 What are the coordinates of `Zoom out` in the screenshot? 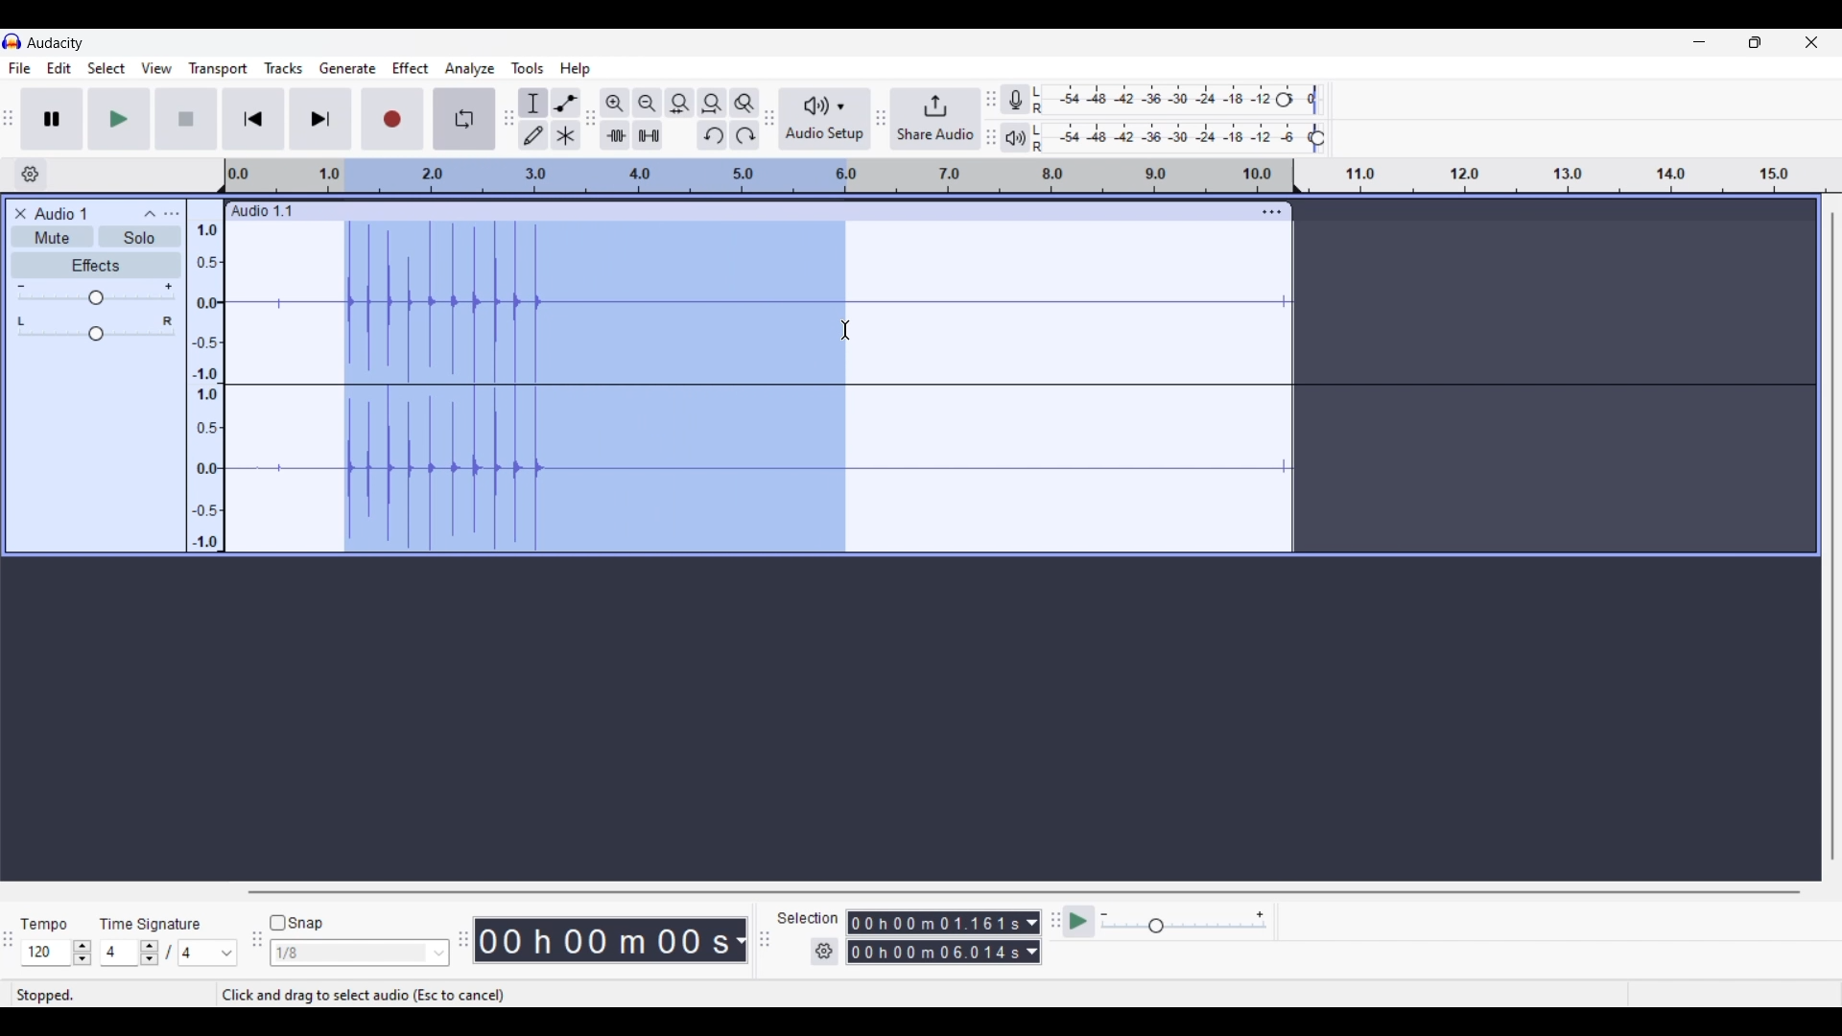 It's located at (647, 102).